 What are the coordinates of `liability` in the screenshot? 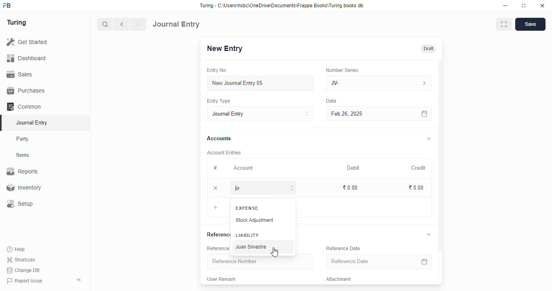 It's located at (247, 235).